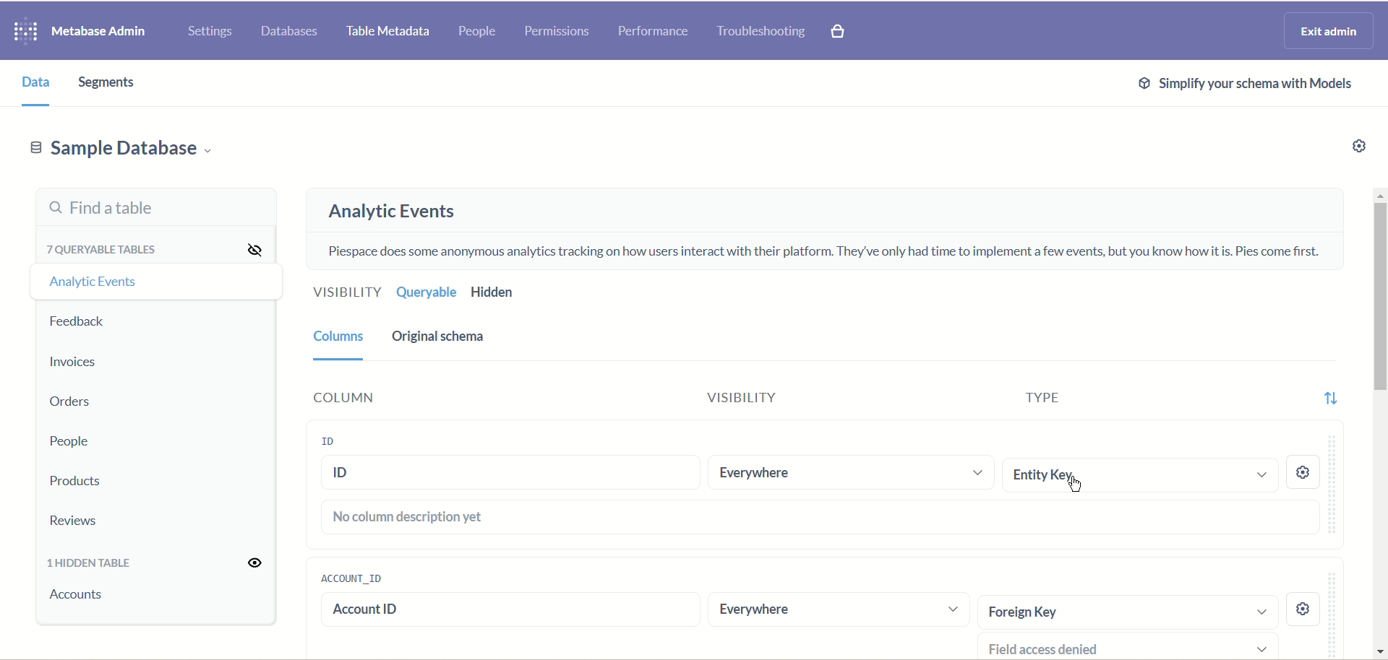  I want to click on data, so click(31, 83).